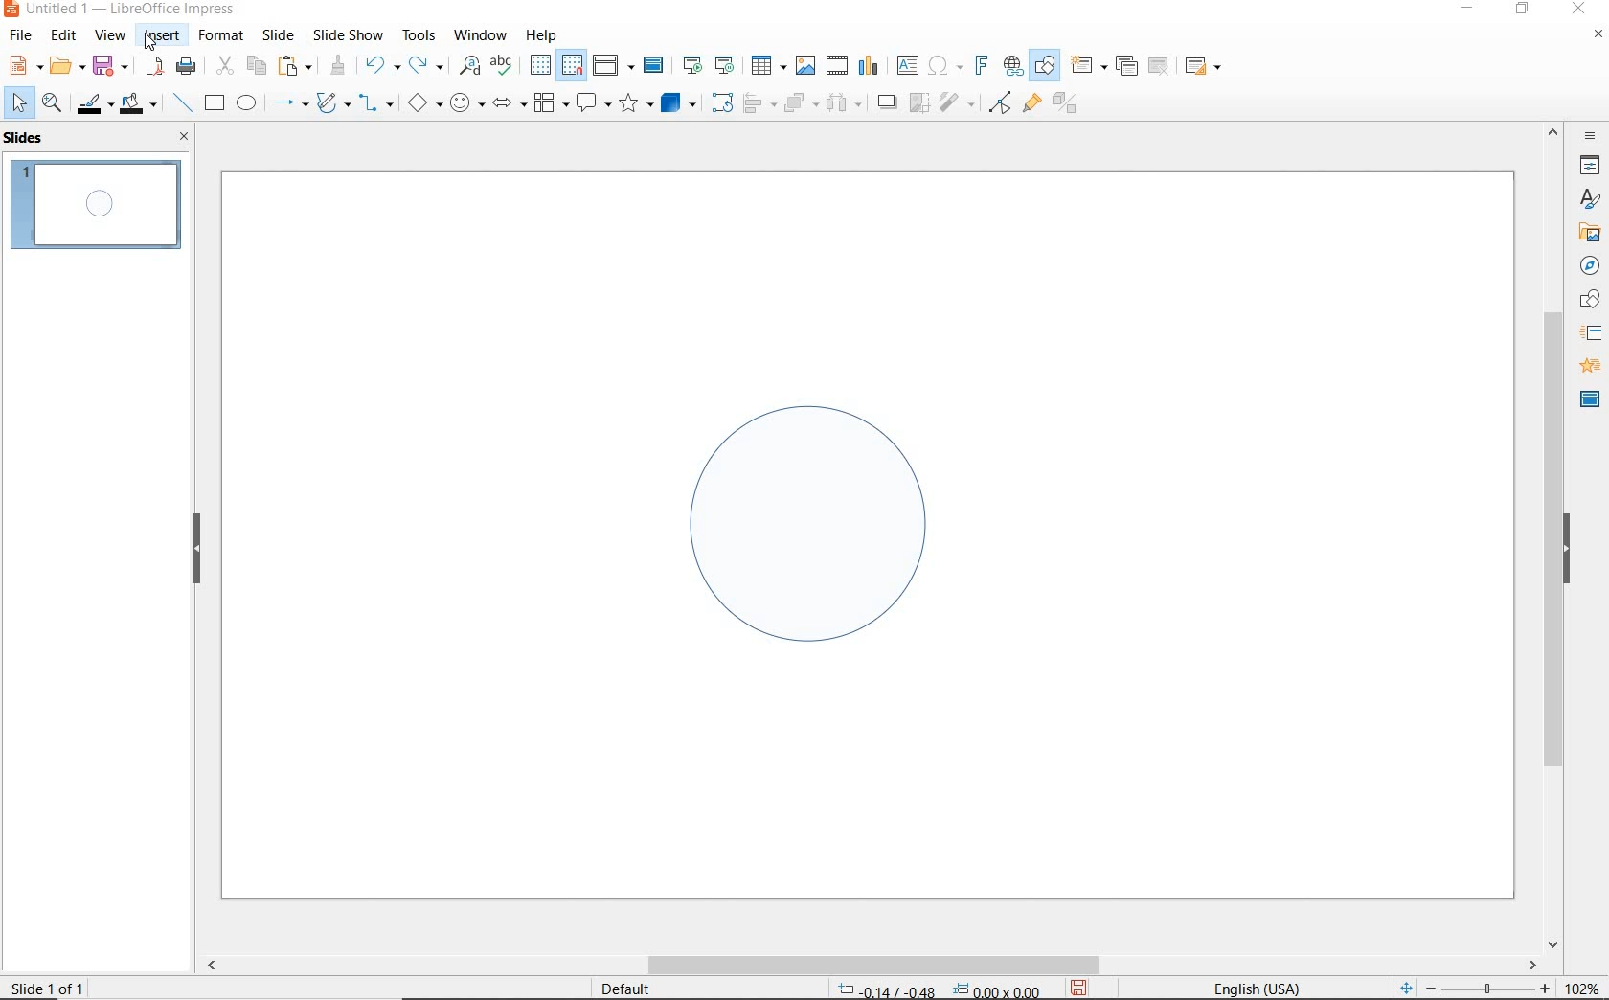  I want to click on select, so click(20, 103).